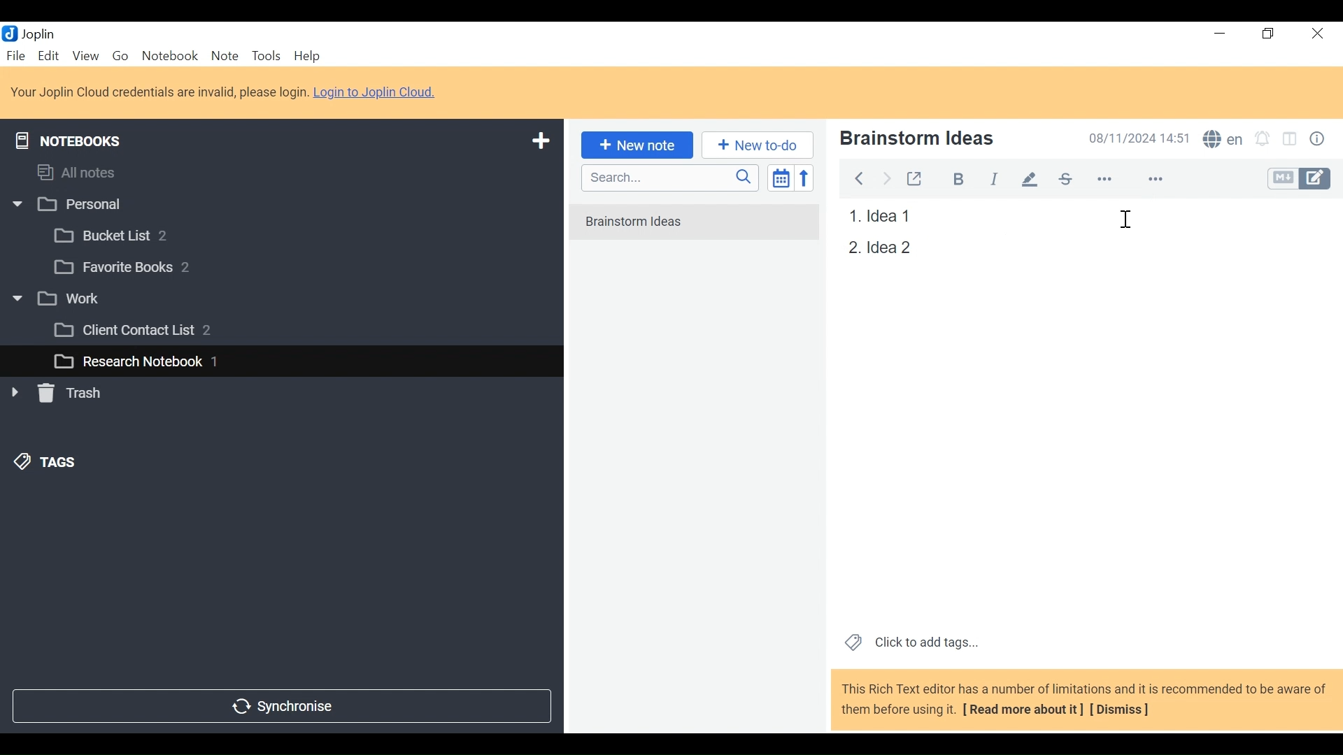 The image size is (1343, 755). Describe the element at coordinates (1263, 141) in the screenshot. I see `Set alarm` at that location.